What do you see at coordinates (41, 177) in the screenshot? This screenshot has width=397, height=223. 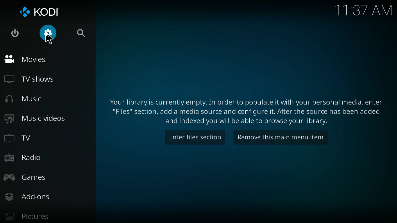 I see `games` at bounding box center [41, 177].